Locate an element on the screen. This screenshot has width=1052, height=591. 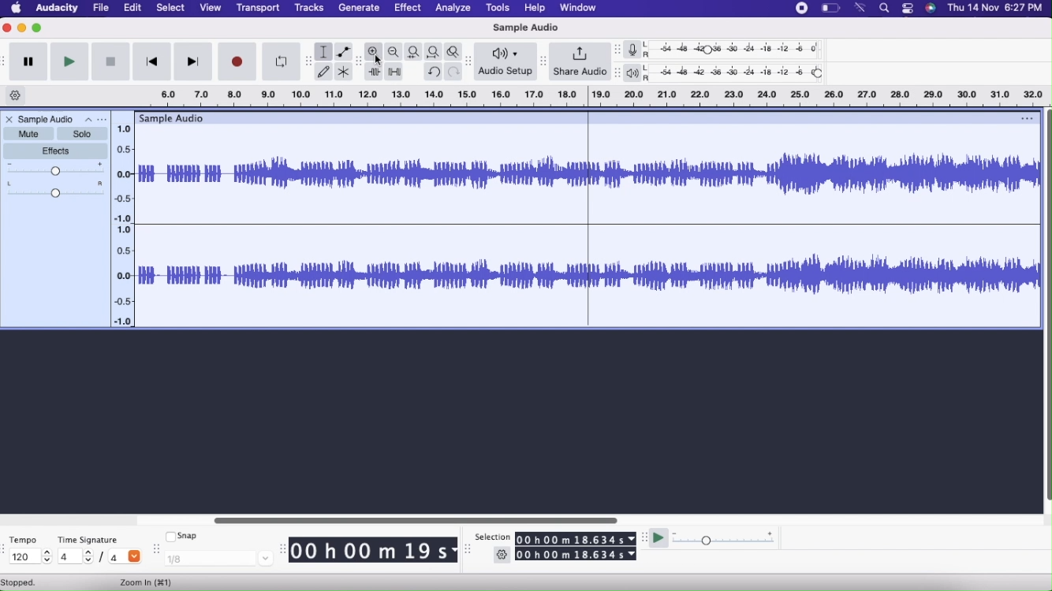
click and drag to define looping region is located at coordinates (584, 97).